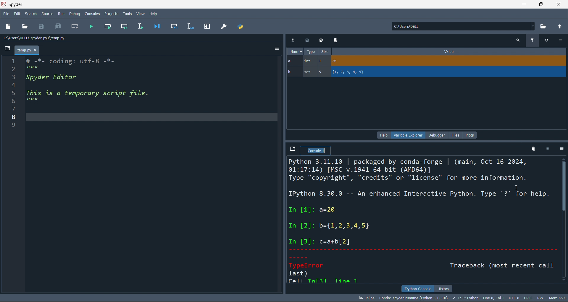  I want to click on temp.py, so click(27, 51).